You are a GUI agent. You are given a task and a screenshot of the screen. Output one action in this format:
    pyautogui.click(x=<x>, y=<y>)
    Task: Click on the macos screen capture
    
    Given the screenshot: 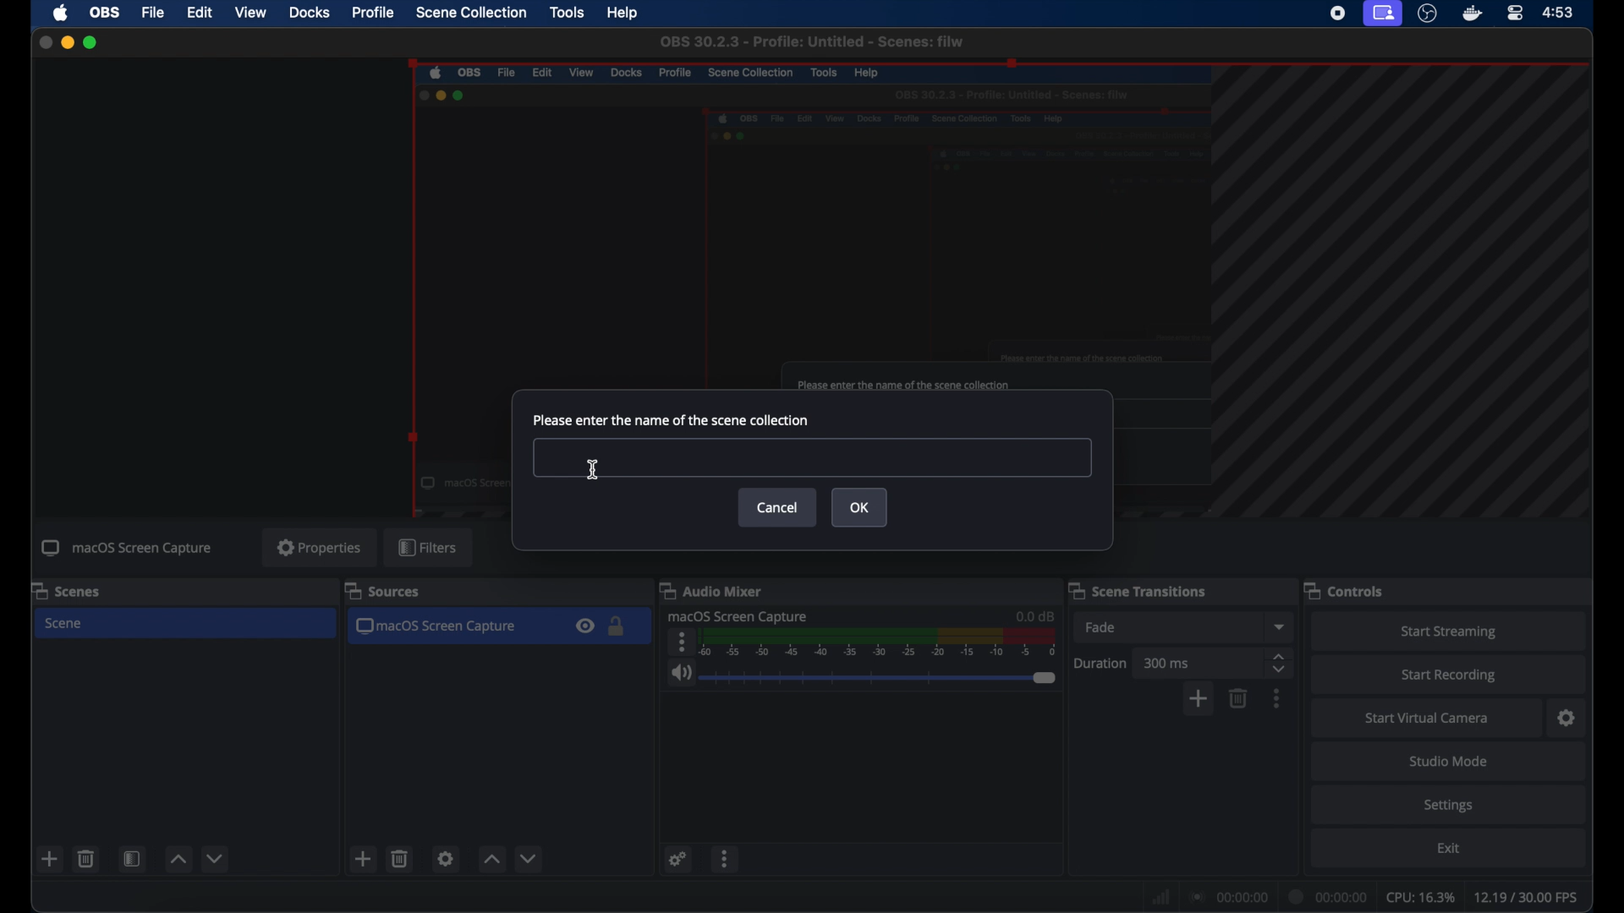 What is the action you would take?
    pyautogui.click(x=441, y=627)
    